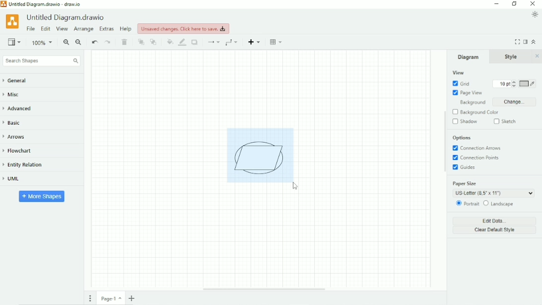 Image resolution: width=542 pixels, height=305 pixels. I want to click on Current page, so click(111, 298).